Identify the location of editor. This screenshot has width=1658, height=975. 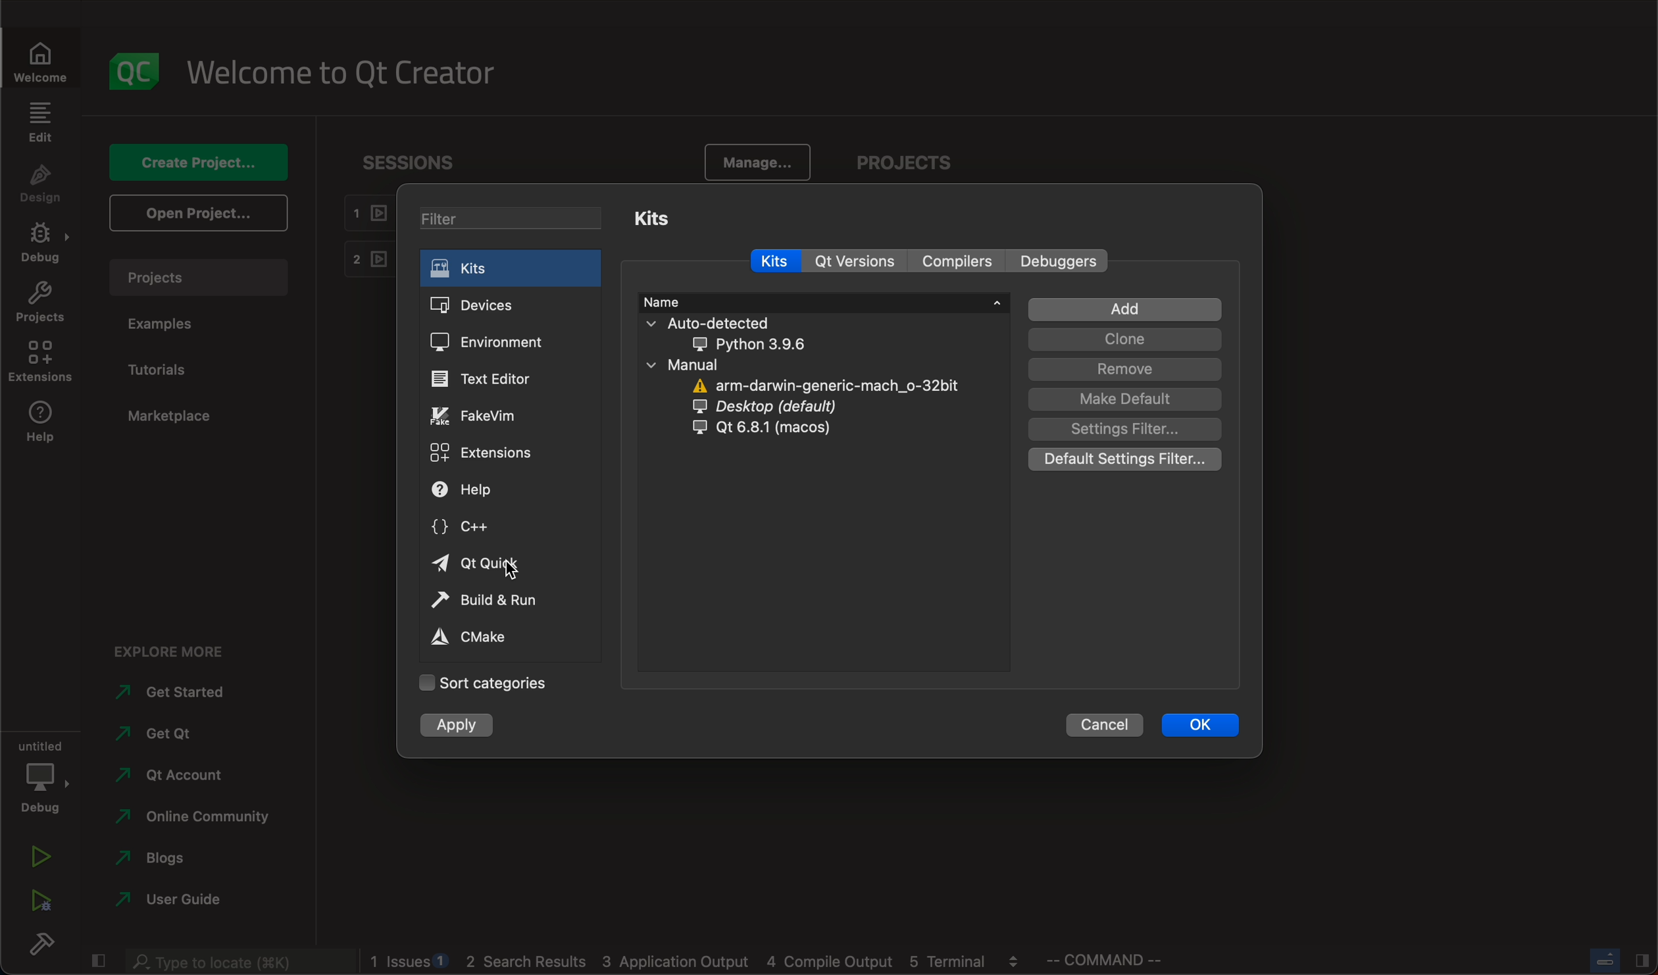
(487, 378).